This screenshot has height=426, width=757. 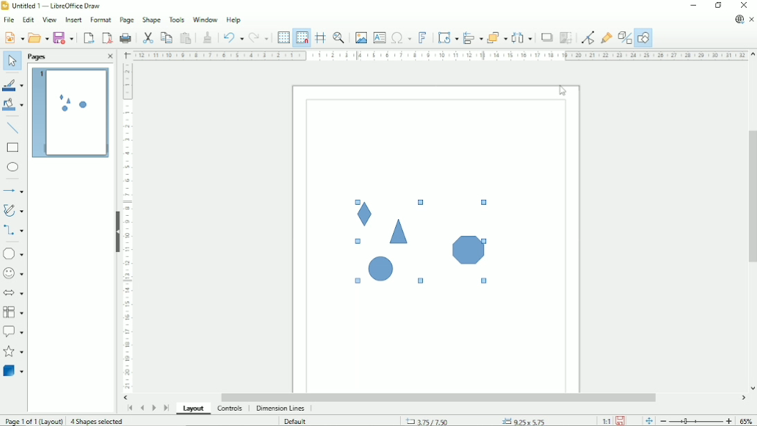 I want to click on rectangle, so click(x=12, y=148).